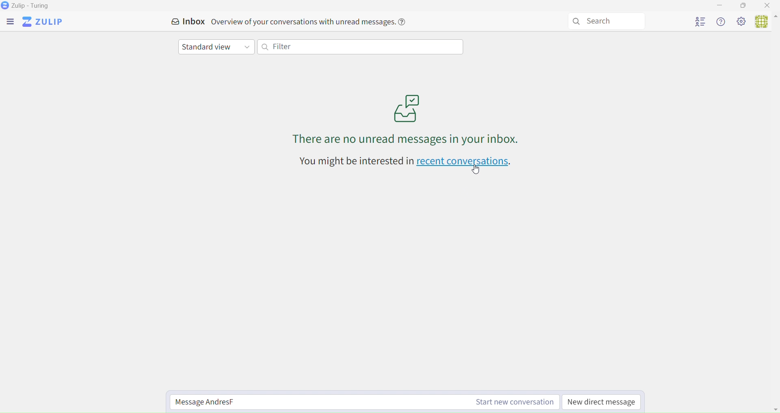 This screenshot has height=413, width=780. What do you see at coordinates (742, 23) in the screenshot?
I see `Settings` at bounding box center [742, 23].